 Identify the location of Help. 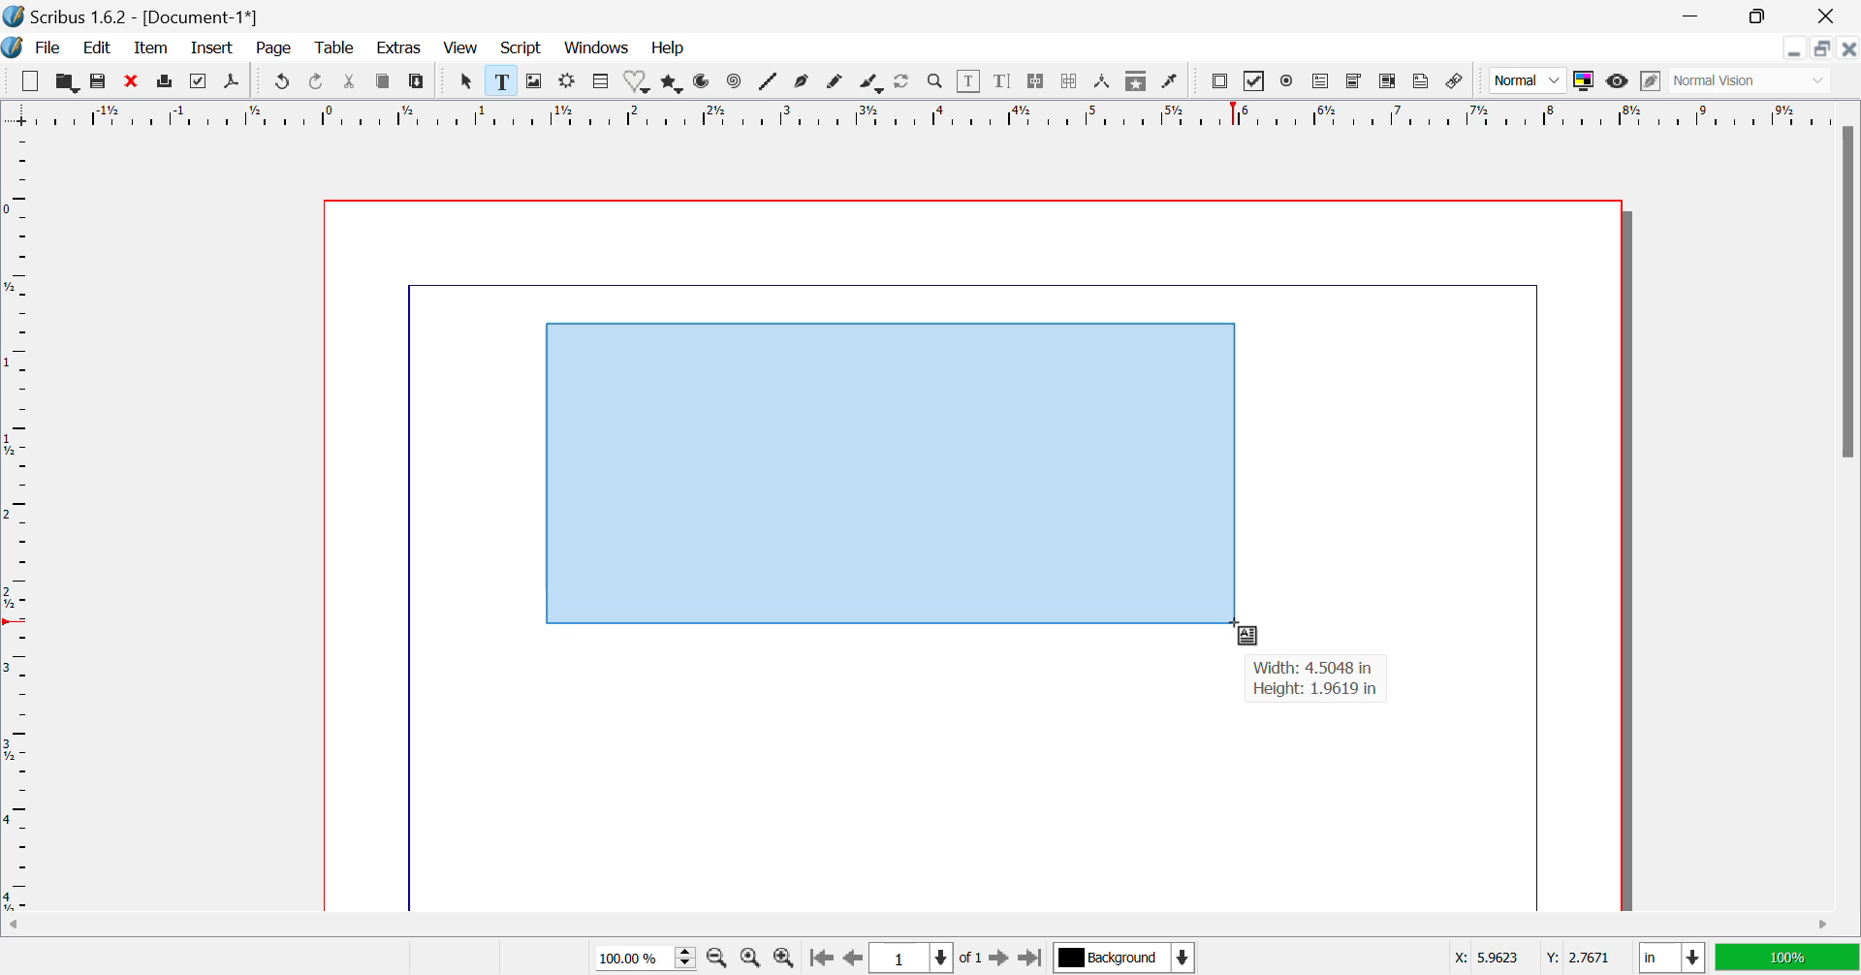
(668, 49).